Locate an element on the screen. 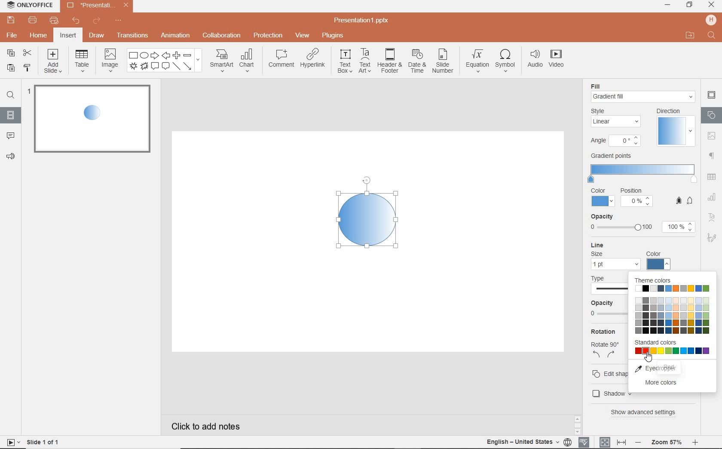  hyperlink is located at coordinates (314, 60).